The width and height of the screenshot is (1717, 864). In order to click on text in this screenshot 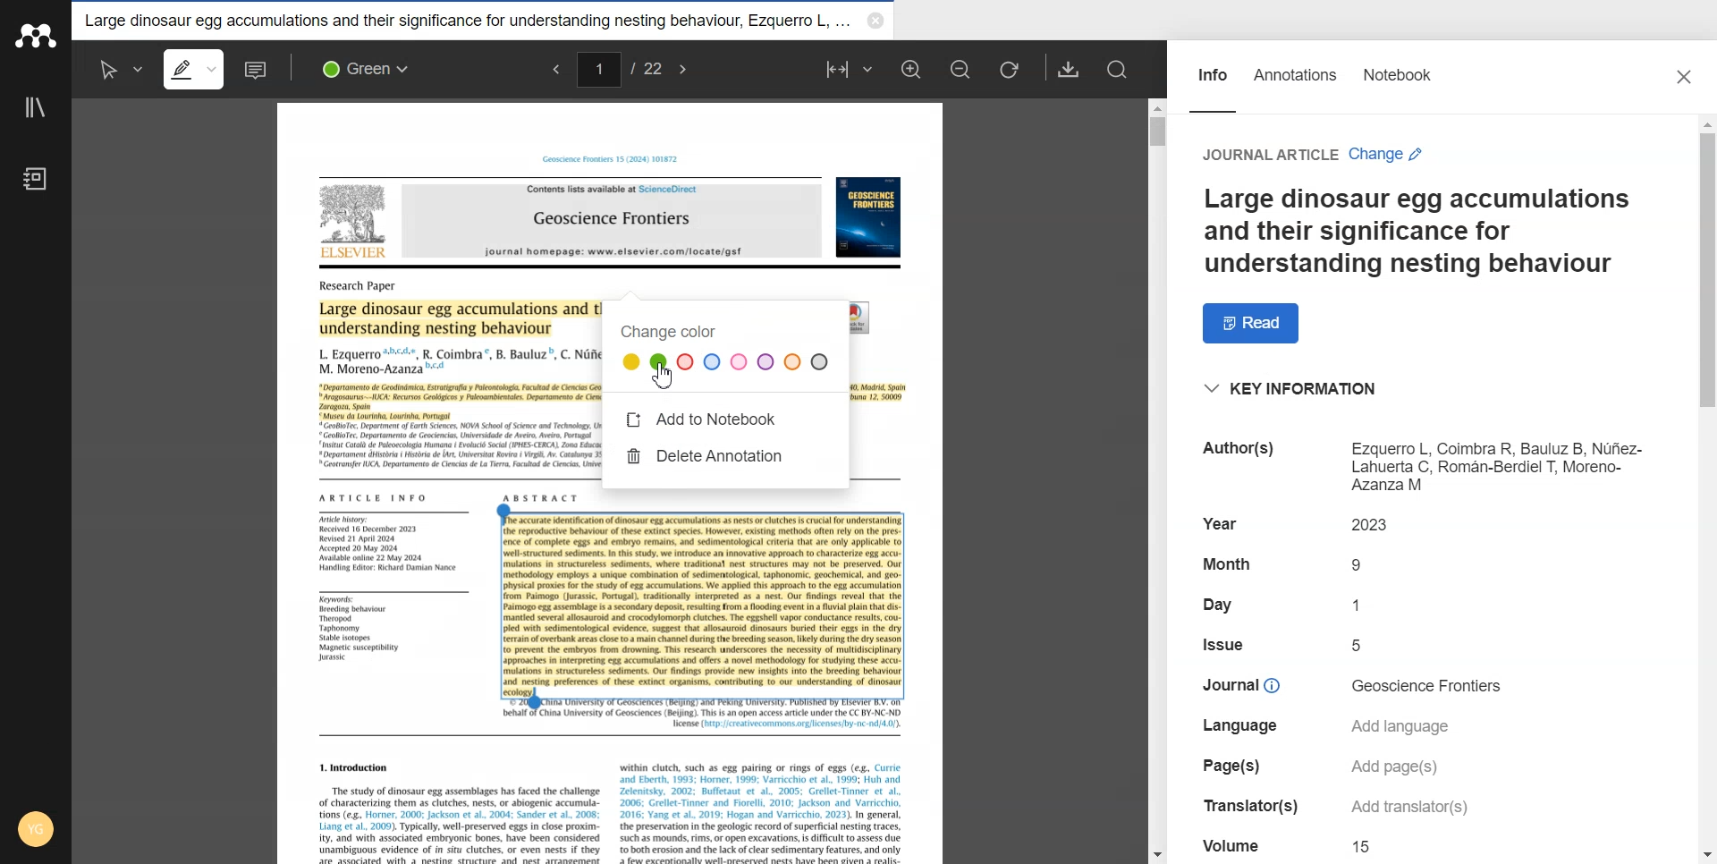, I will do `click(1365, 847)`.